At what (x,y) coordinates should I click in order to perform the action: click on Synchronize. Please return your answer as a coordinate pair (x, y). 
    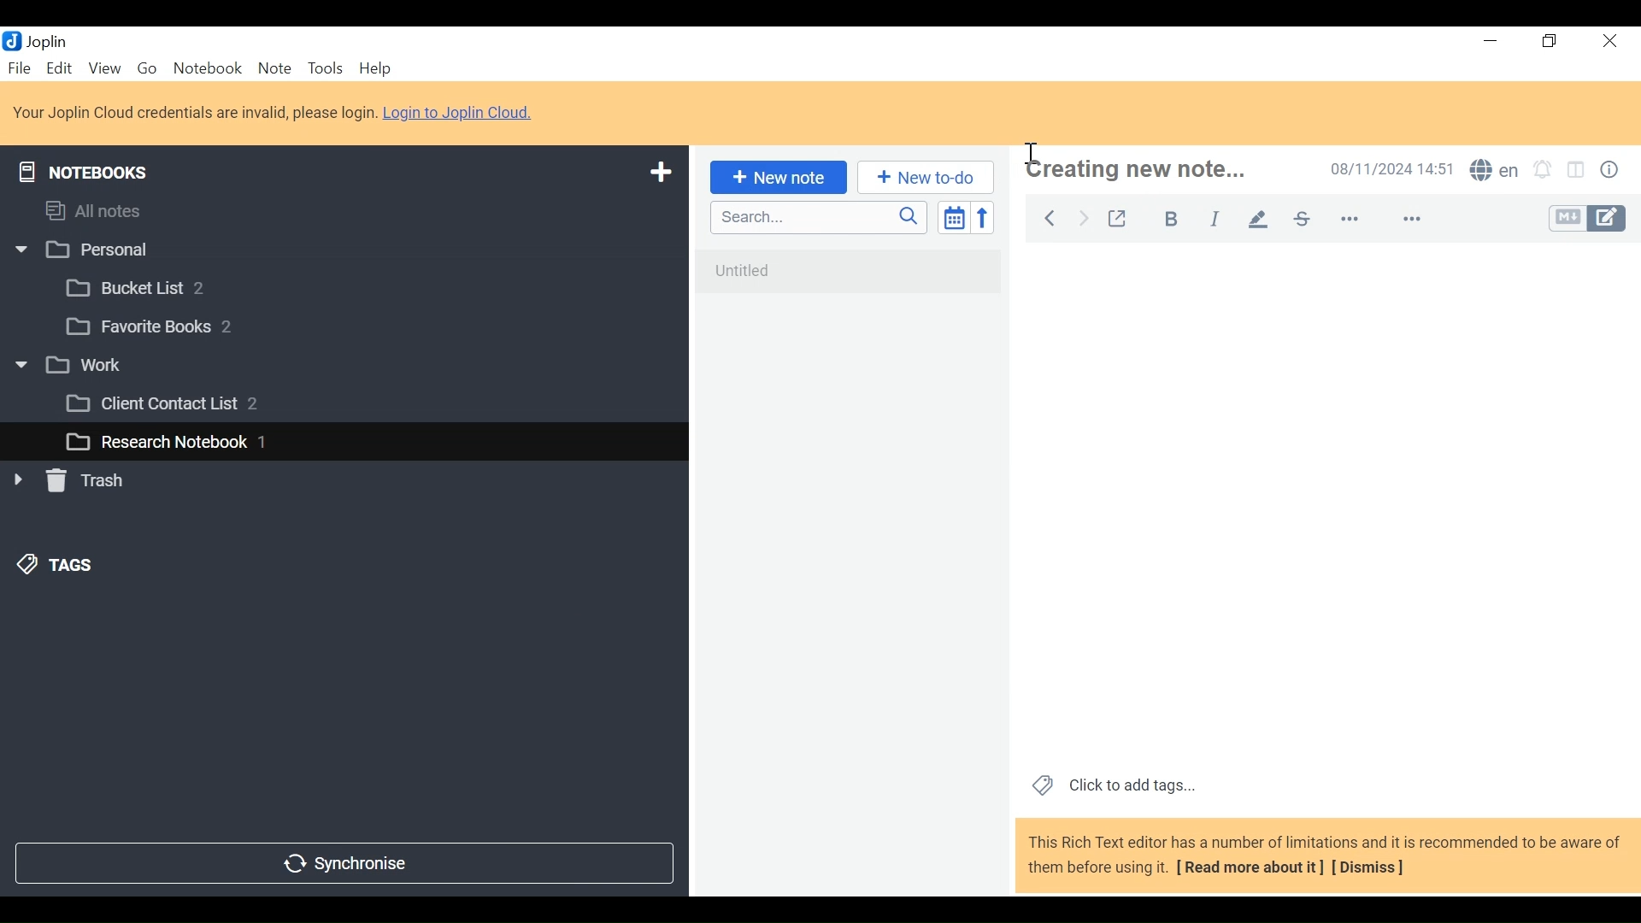
    Looking at the image, I should click on (343, 861).